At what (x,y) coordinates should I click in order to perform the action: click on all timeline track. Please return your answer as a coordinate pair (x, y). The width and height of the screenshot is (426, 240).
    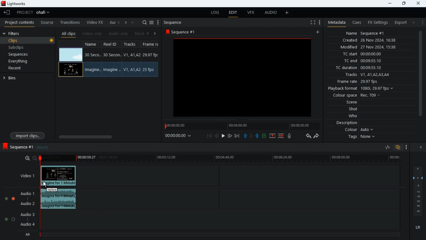
    Looking at the image, I should click on (221, 233).